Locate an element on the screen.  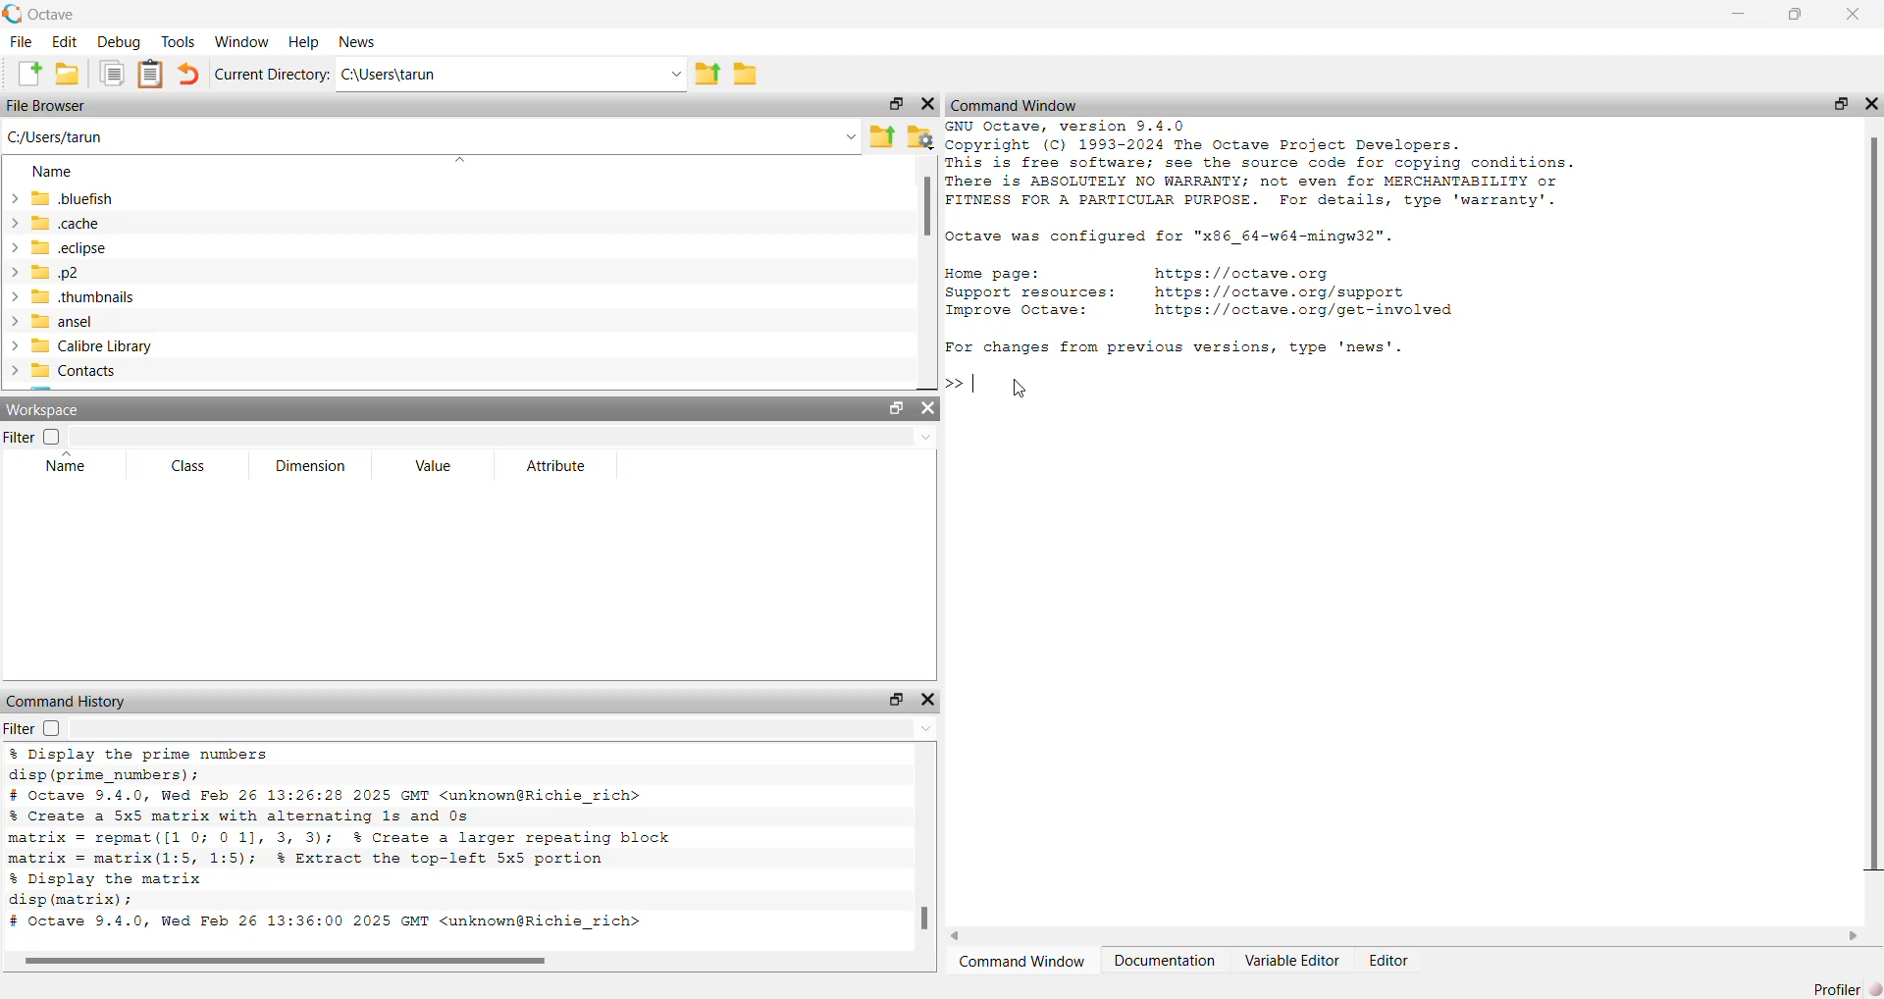
.bluefish is located at coordinates (100, 197).